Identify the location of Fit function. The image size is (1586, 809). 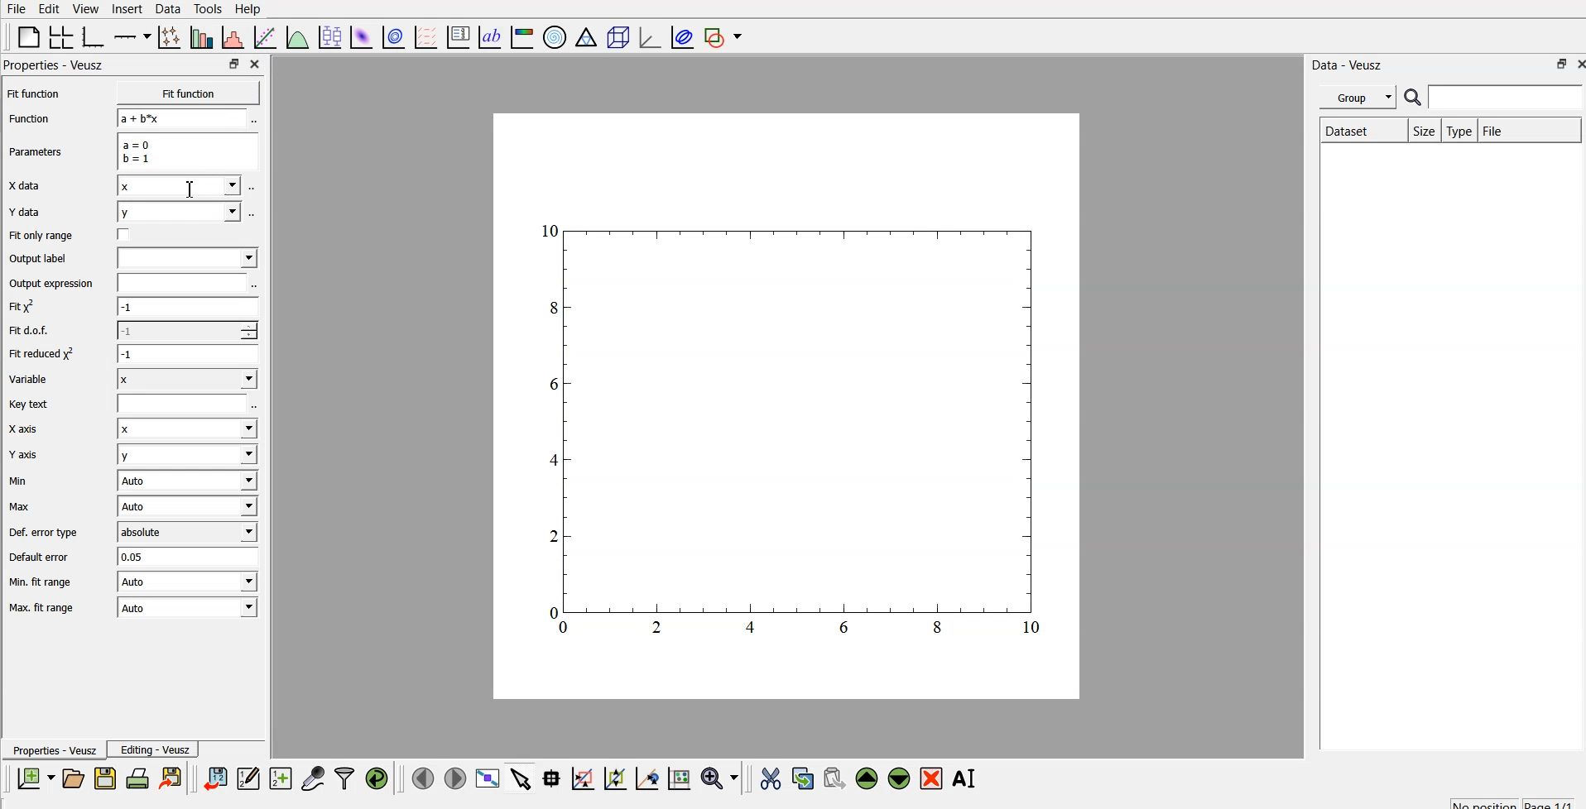
(190, 95).